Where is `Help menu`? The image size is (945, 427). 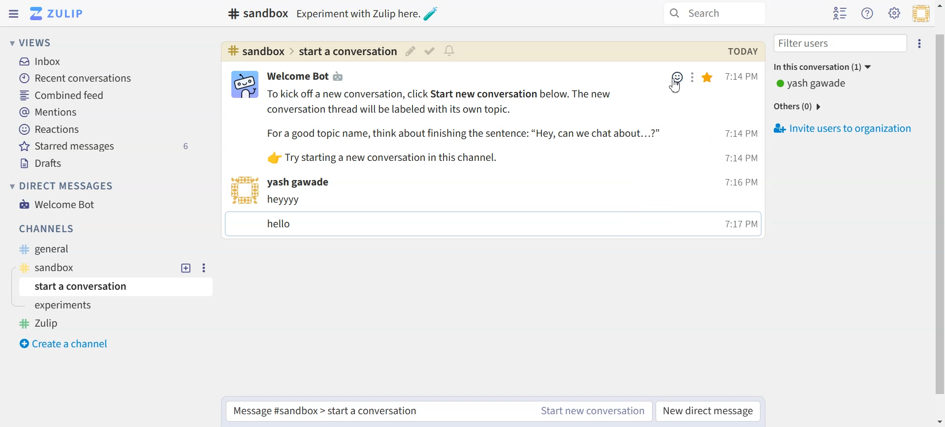 Help menu is located at coordinates (868, 13).